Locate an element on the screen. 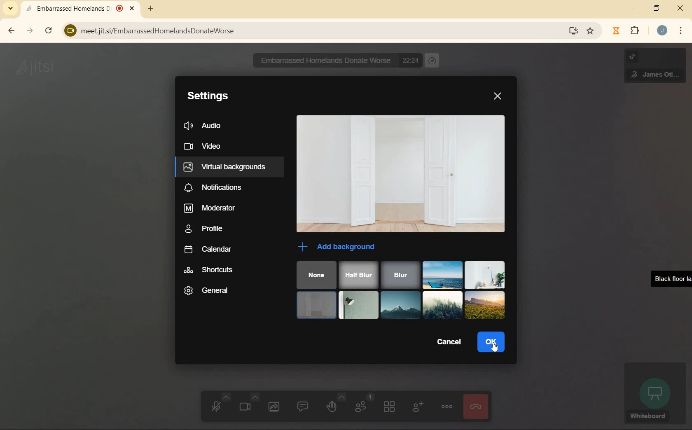 The width and height of the screenshot is (692, 430). new tab is located at coordinates (151, 8).